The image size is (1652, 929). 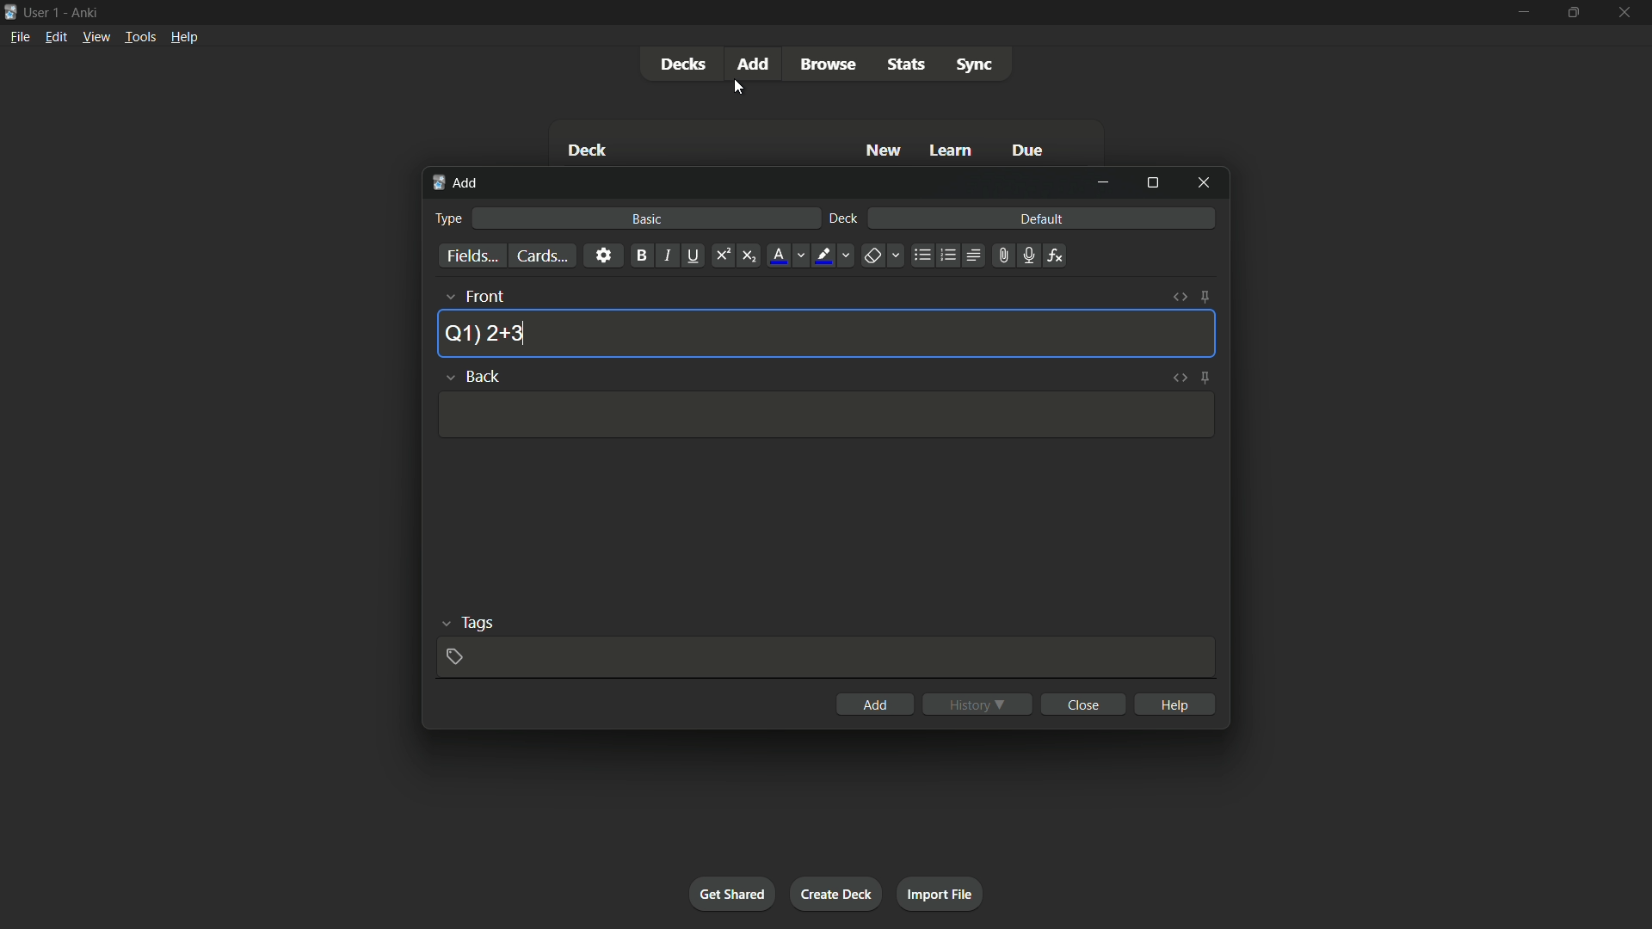 What do you see at coordinates (1206, 377) in the screenshot?
I see `toggle sticky` at bounding box center [1206, 377].